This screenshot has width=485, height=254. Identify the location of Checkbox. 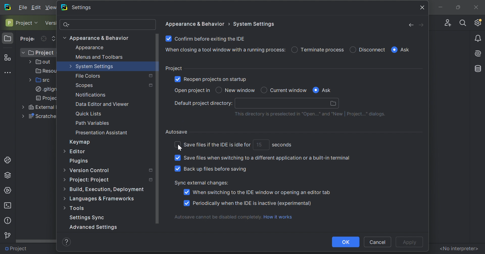
(186, 192).